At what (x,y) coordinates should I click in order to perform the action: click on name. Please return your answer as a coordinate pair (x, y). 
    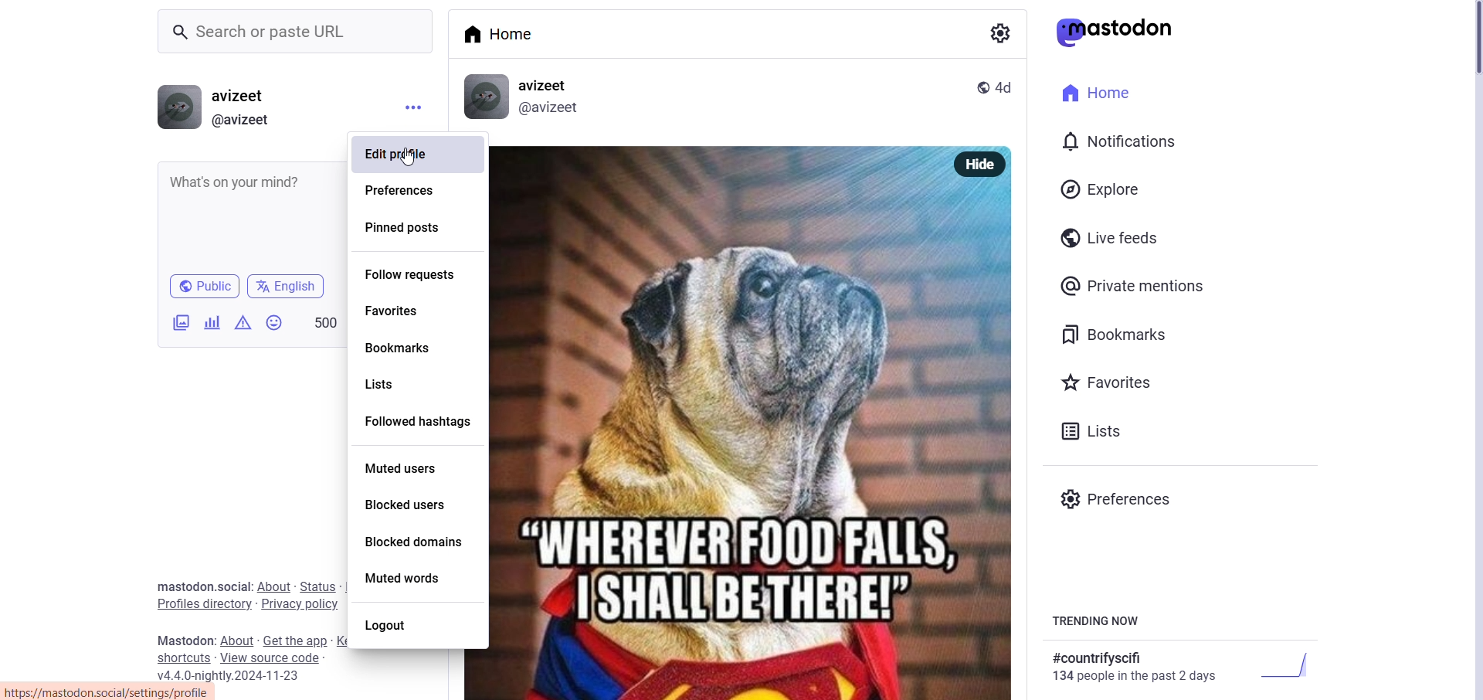
    Looking at the image, I should click on (548, 84).